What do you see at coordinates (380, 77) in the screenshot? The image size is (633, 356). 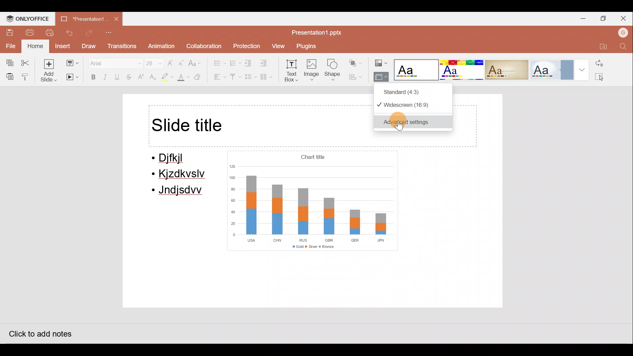 I see `Select slide size` at bounding box center [380, 77].